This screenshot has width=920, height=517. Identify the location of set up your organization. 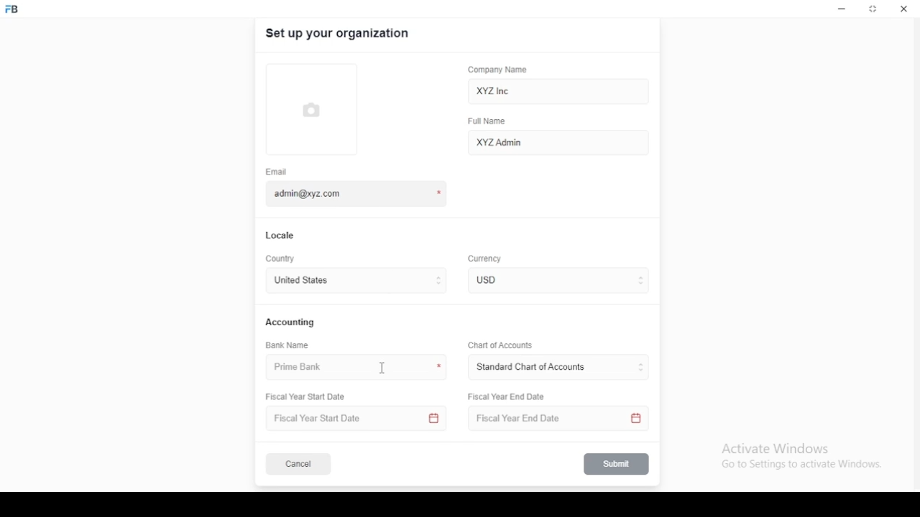
(339, 34).